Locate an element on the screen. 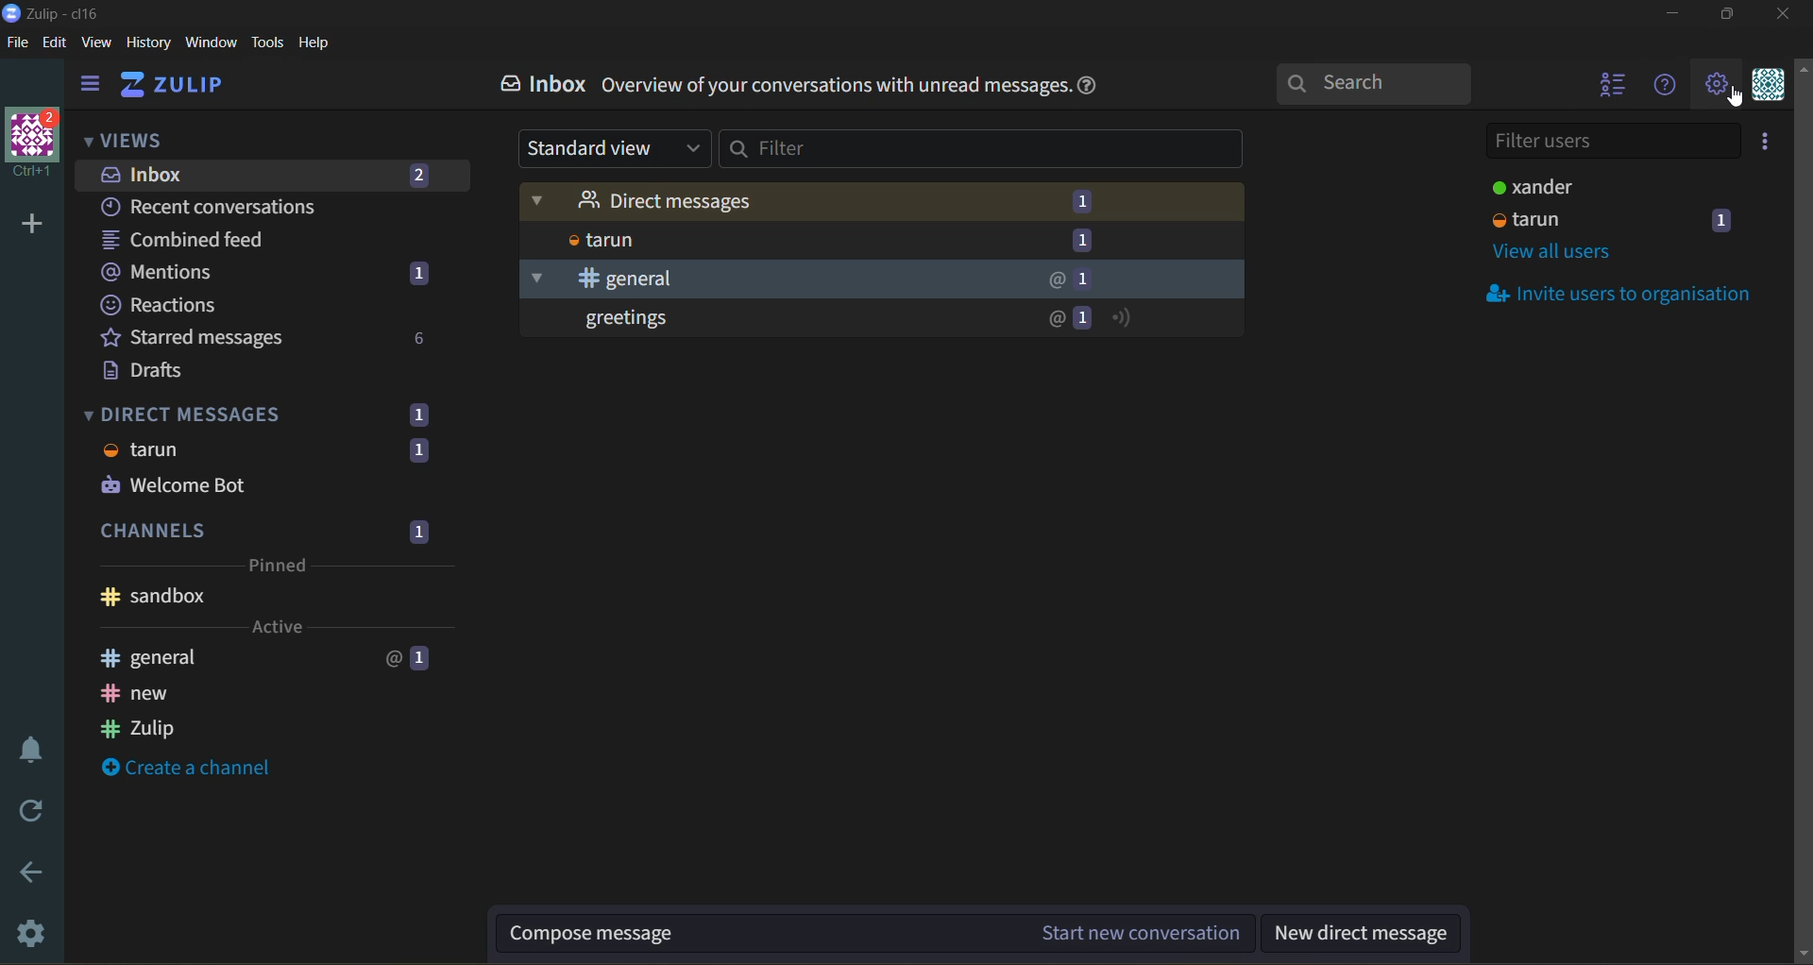 The width and height of the screenshot is (1813, 965). combined feed is located at coordinates (245, 241).